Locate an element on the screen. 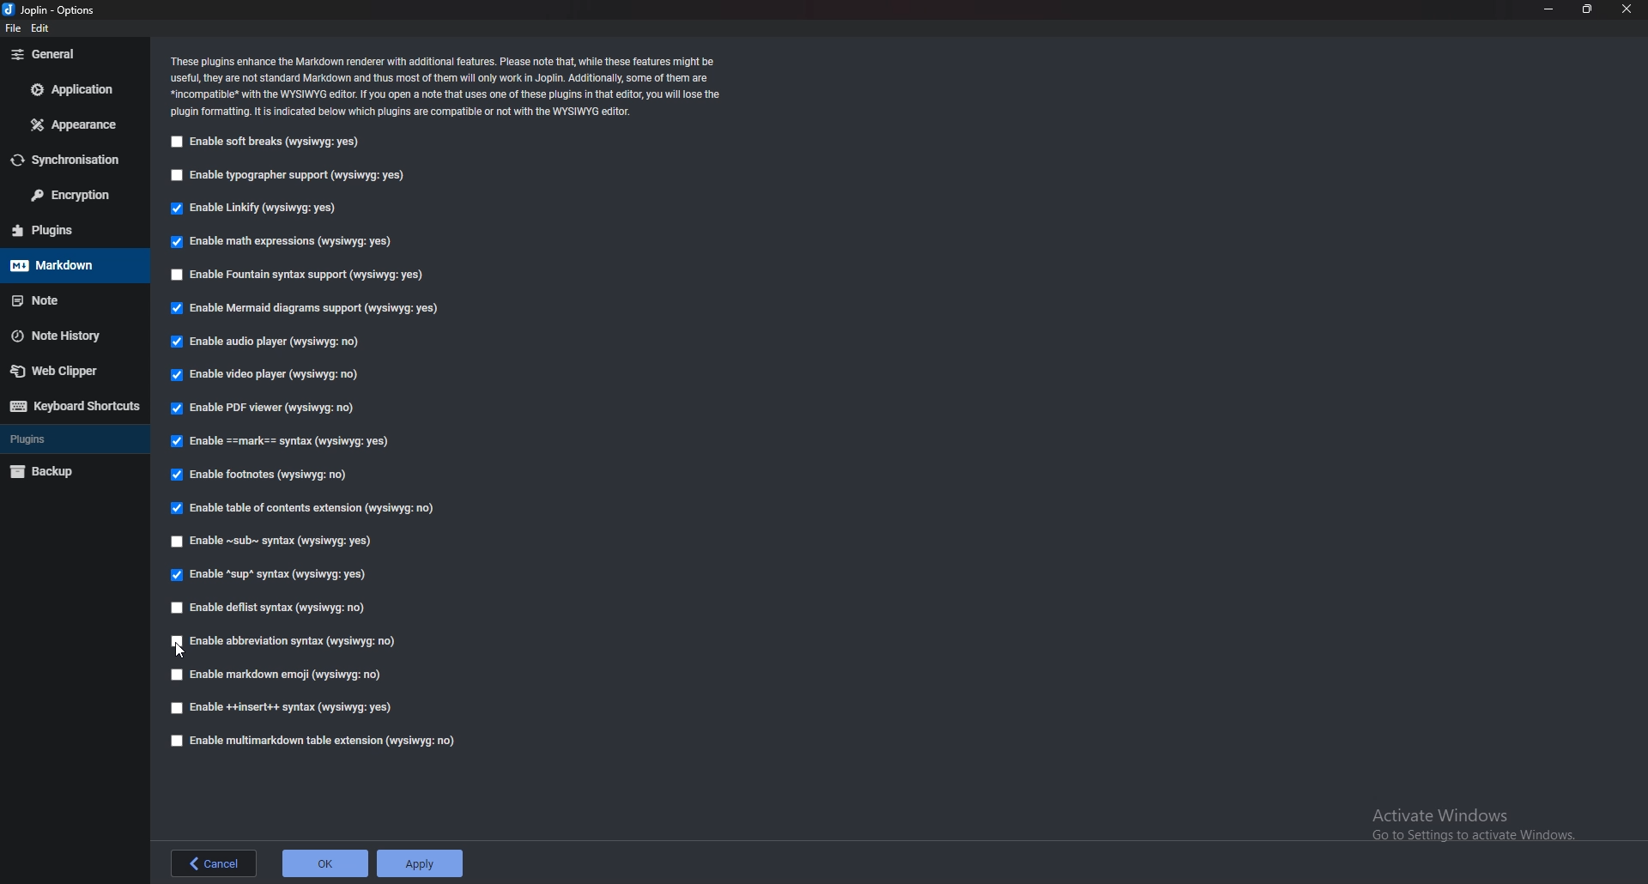 This screenshot has height=884, width=1648. Enable “sup” syntax (wysiwyg: yes) is located at coordinates (270, 574).